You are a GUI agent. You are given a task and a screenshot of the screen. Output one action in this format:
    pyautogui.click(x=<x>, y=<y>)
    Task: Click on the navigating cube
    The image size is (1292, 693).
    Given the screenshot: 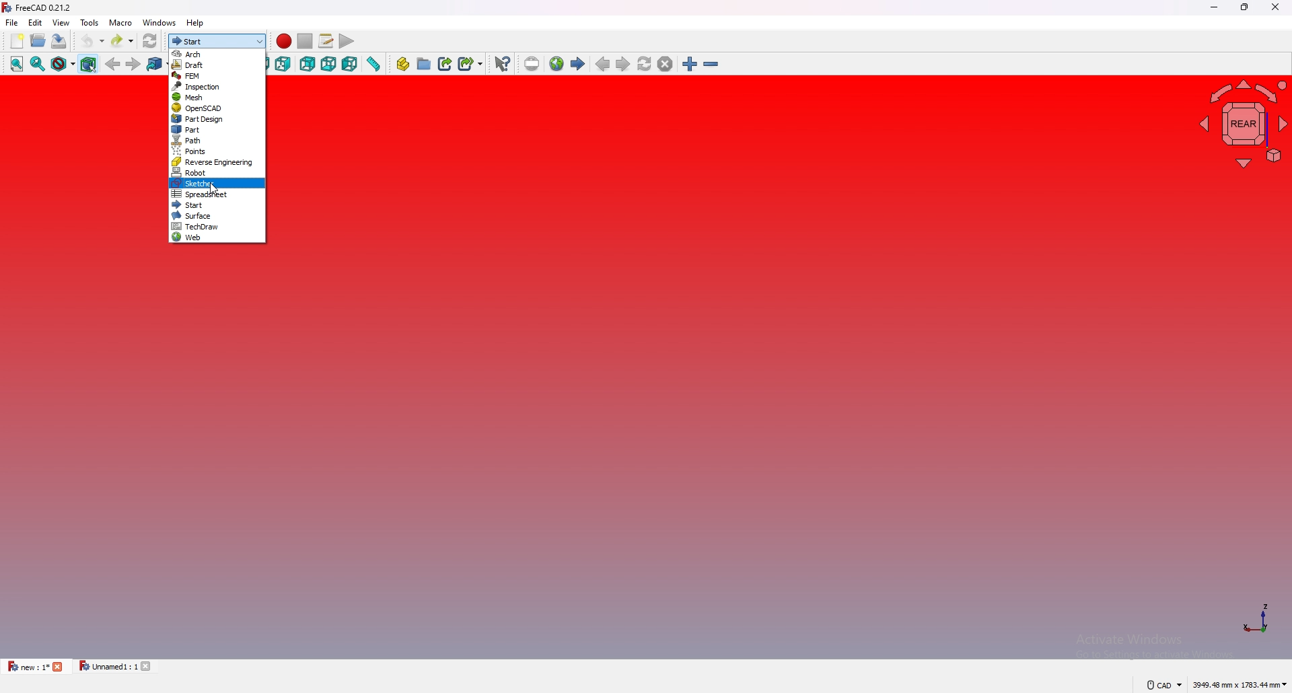 What is the action you would take?
    pyautogui.click(x=1240, y=124)
    